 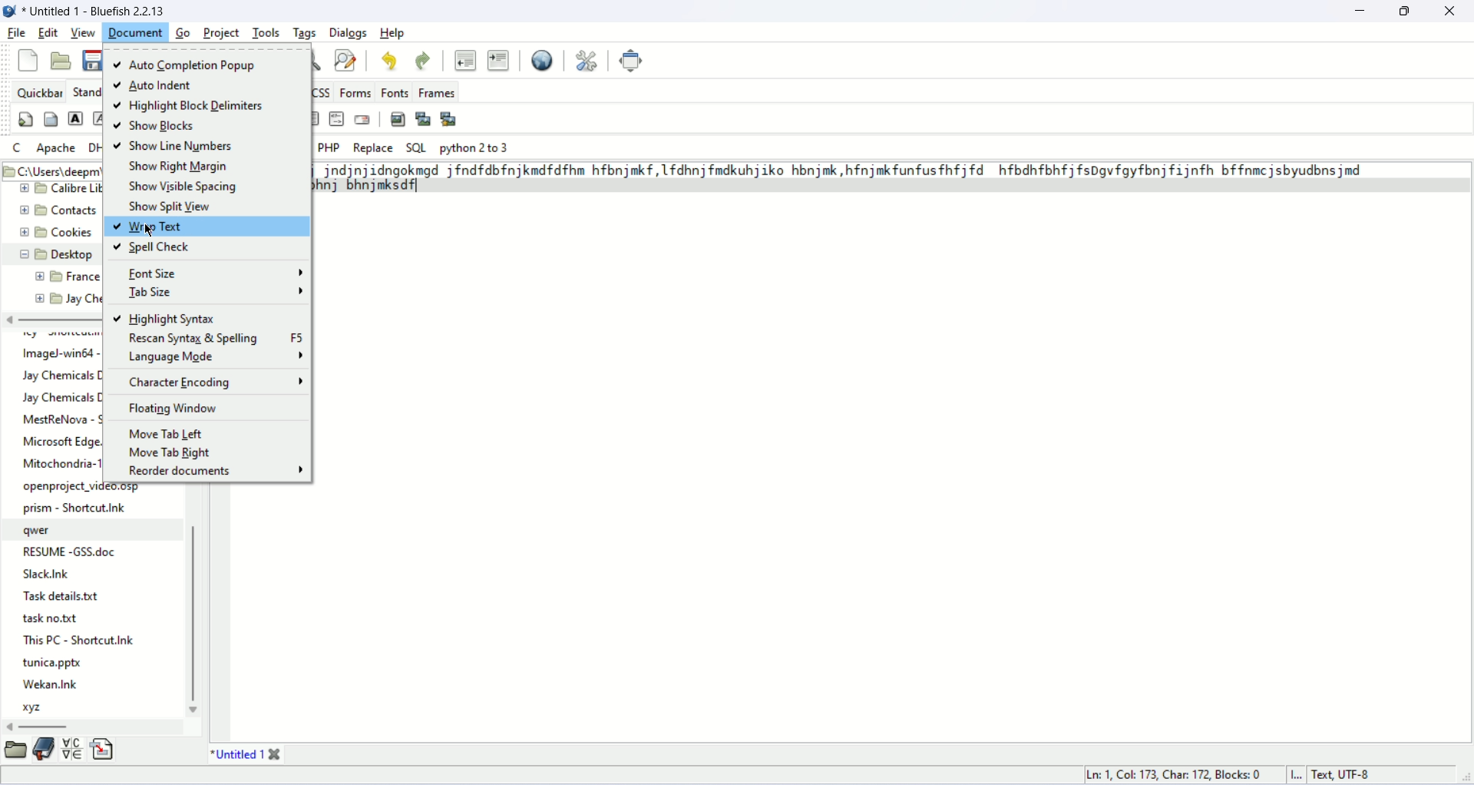 What do you see at coordinates (305, 31) in the screenshot?
I see `tags` at bounding box center [305, 31].